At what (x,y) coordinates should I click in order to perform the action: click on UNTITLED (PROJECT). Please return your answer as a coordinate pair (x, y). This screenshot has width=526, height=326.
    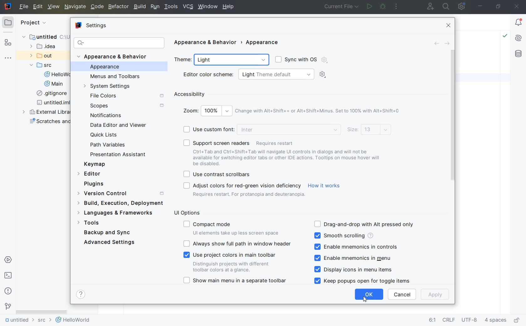
    Looking at the image, I should click on (42, 37).